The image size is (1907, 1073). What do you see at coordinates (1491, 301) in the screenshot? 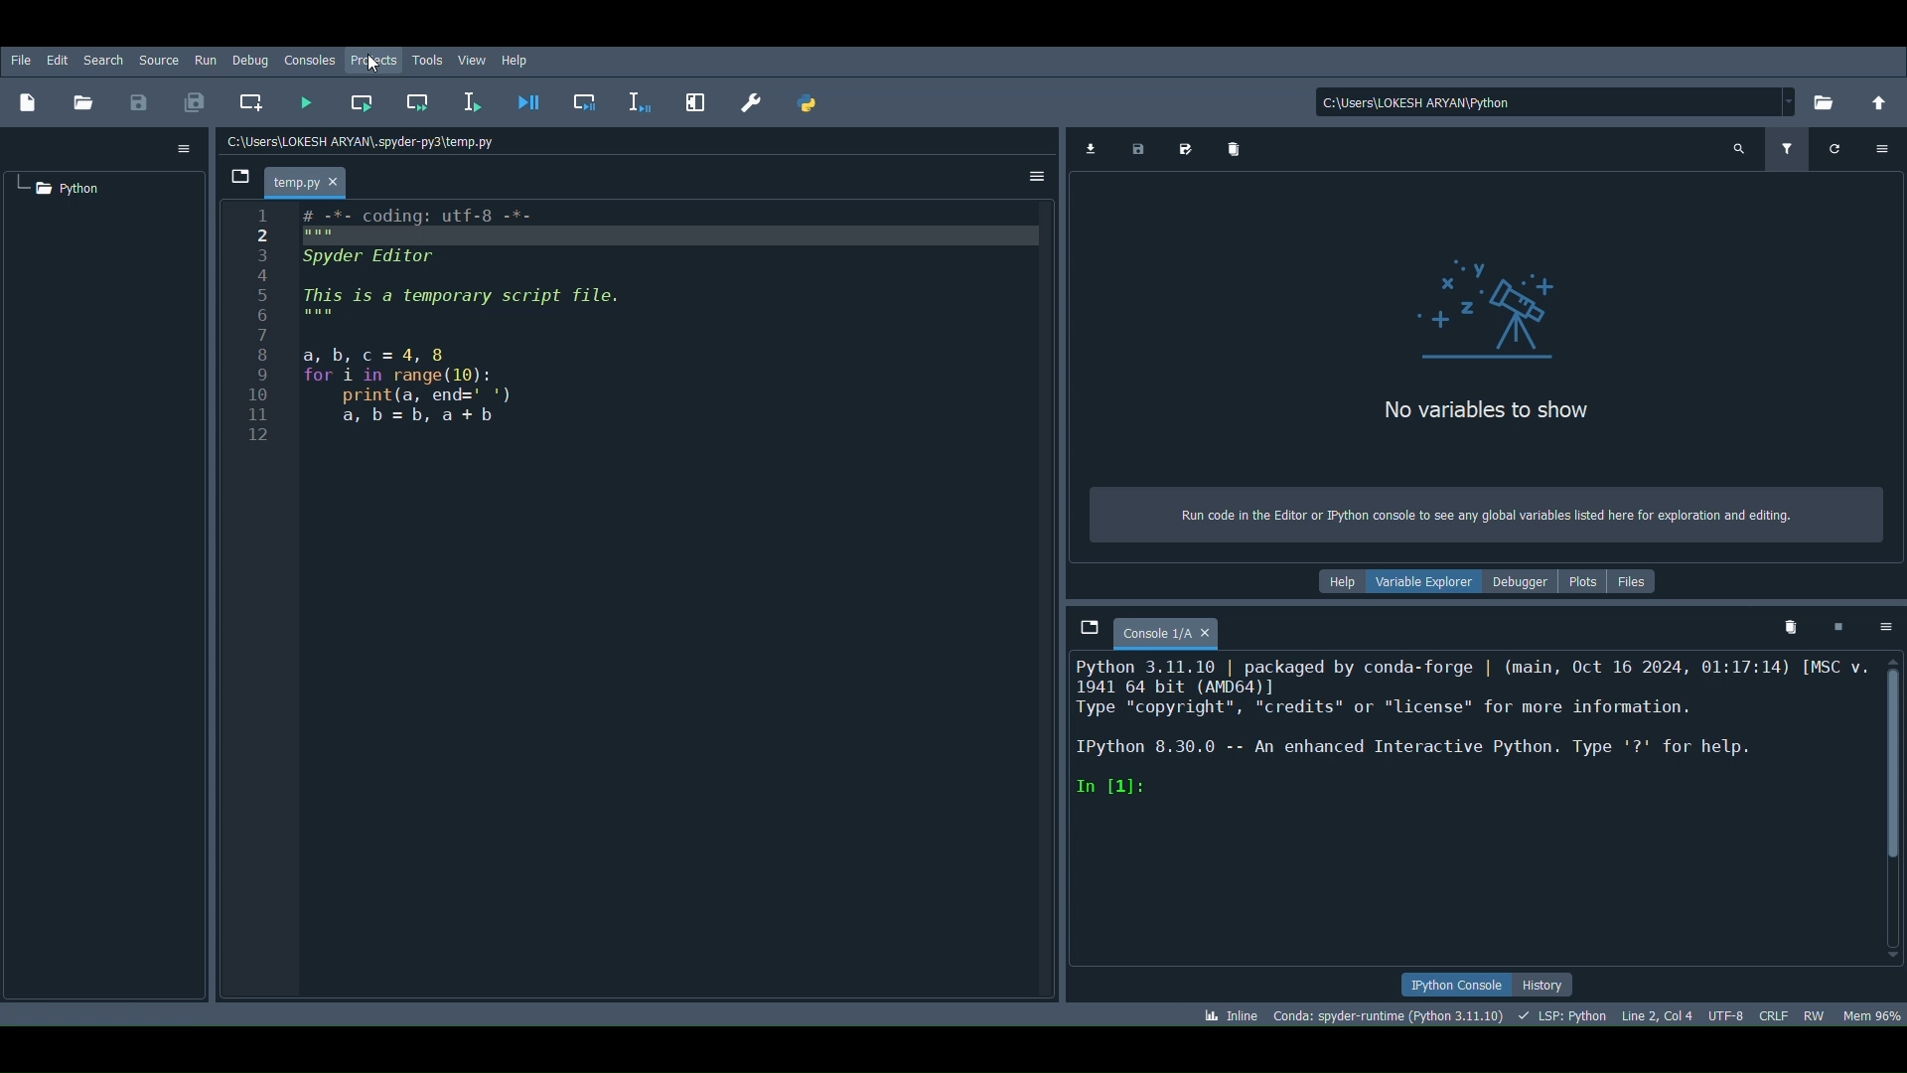
I see `Explorer` at bounding box center [1491, 301].